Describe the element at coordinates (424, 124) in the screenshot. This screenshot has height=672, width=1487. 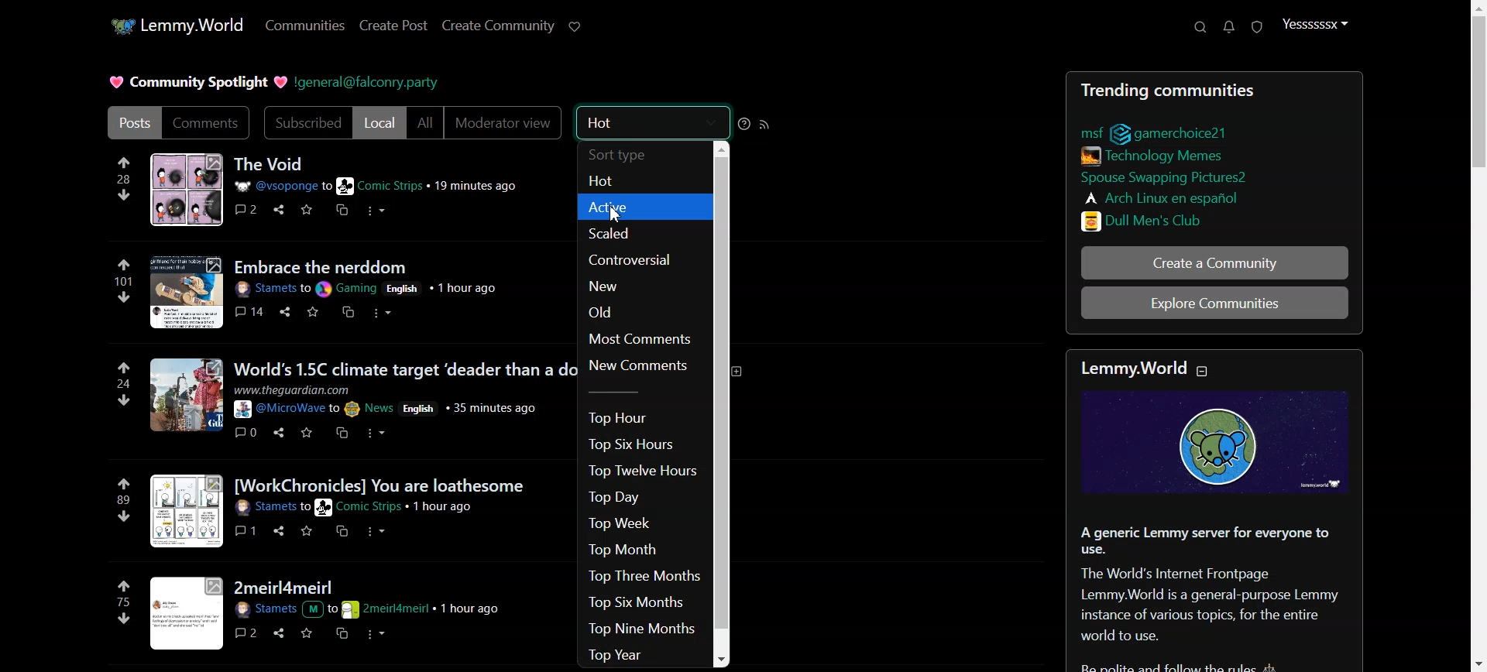
I see `All` at that location.